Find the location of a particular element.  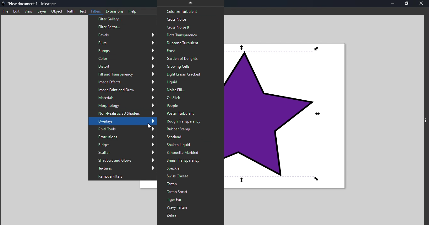

Pester turbulent is located at coordinates (190, 113).